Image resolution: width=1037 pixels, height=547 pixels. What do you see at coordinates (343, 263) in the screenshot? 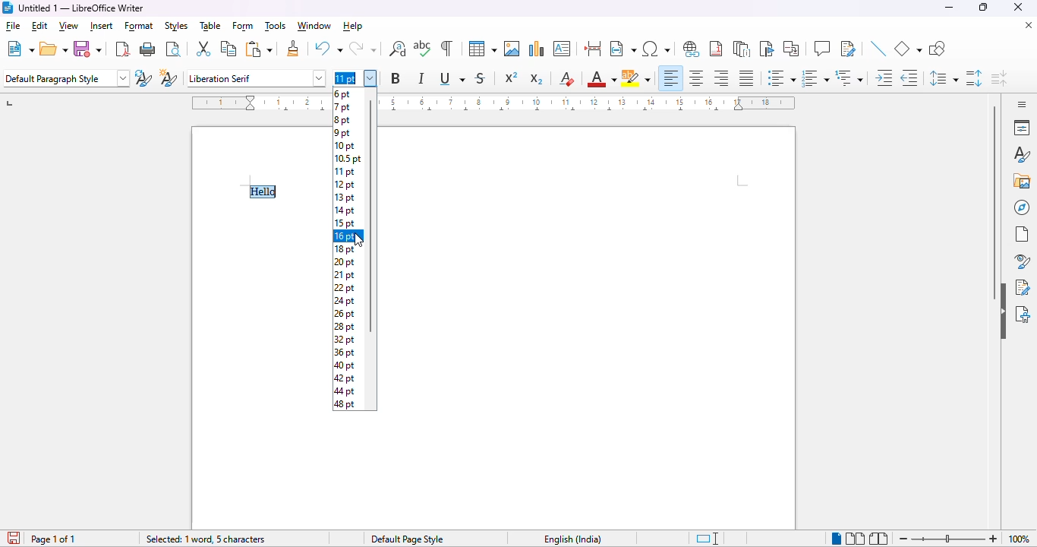
I see `20 pt` at bounding box center [343, 263].